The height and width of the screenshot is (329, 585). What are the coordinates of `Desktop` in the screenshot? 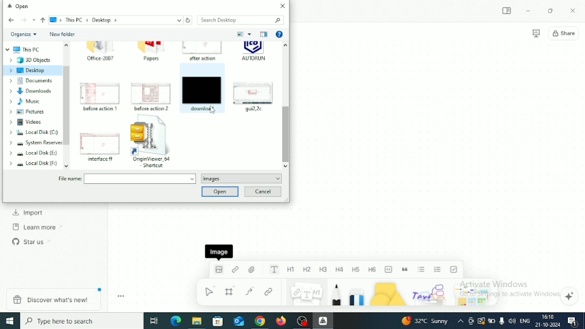 It's located at (33, 71).